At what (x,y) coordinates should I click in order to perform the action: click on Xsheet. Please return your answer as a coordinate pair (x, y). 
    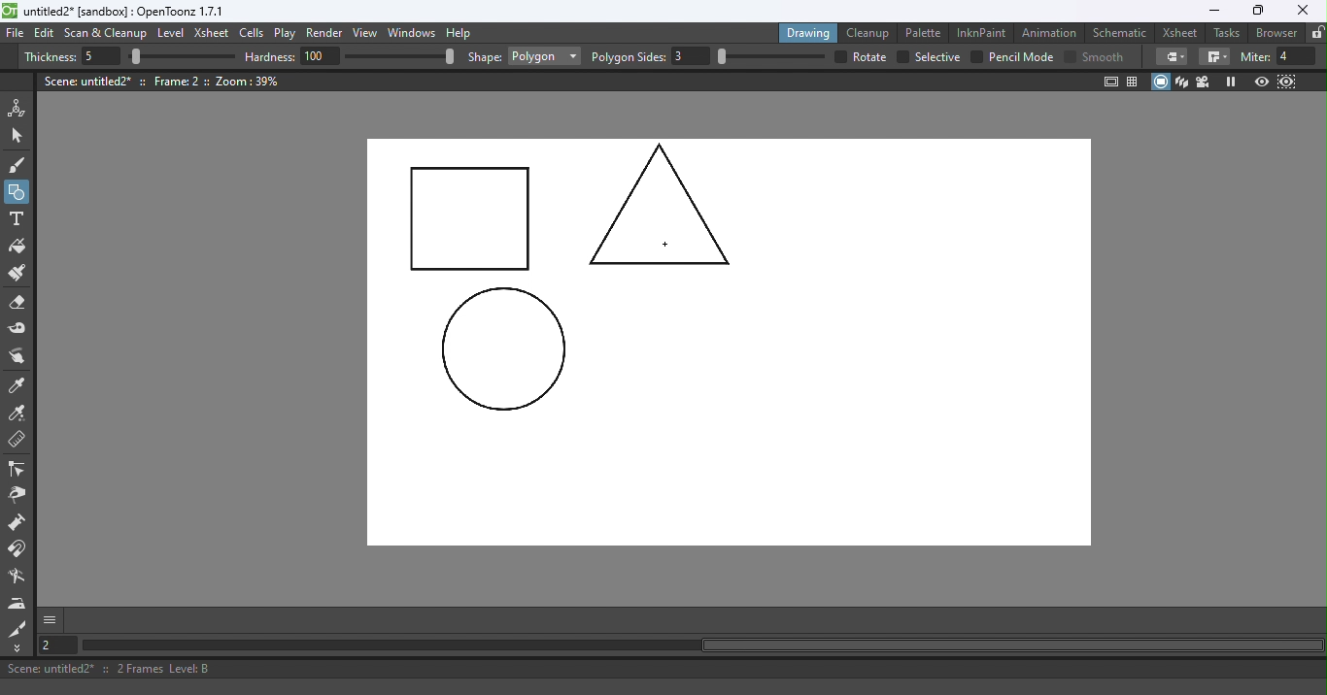
    Looking at the image, I should click on (1182, 32).